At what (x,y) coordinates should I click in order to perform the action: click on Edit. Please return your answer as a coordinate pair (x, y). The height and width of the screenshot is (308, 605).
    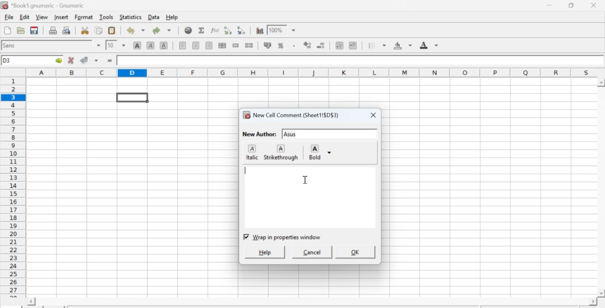
    Looking at the image, I should click on (25, 17).